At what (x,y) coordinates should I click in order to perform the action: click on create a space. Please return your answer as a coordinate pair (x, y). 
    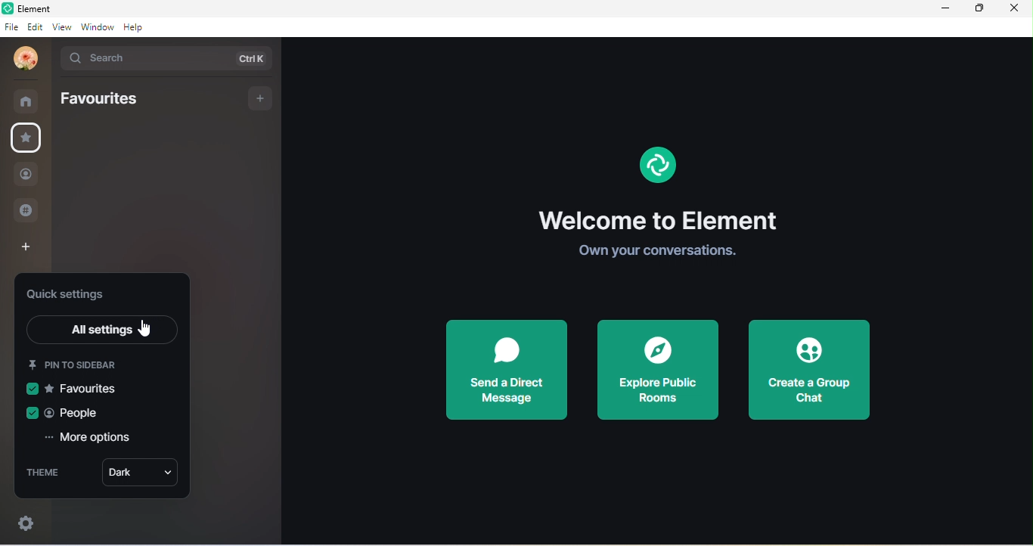
    Looking at the image, I should click on (32, 245).